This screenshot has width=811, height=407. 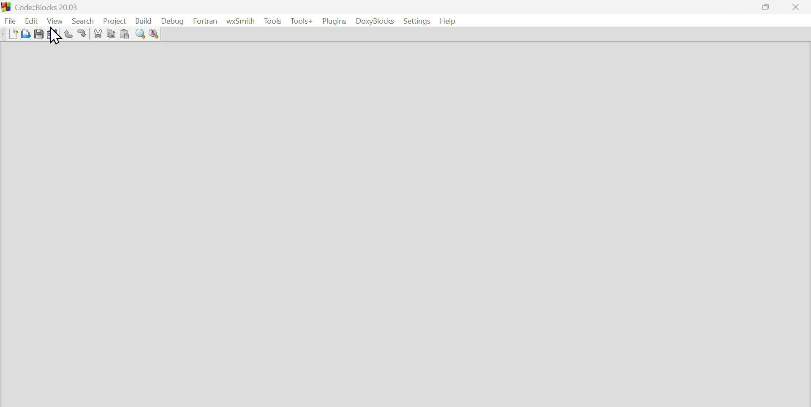 I want to click on WX Smith, so click(x=240, y=21).